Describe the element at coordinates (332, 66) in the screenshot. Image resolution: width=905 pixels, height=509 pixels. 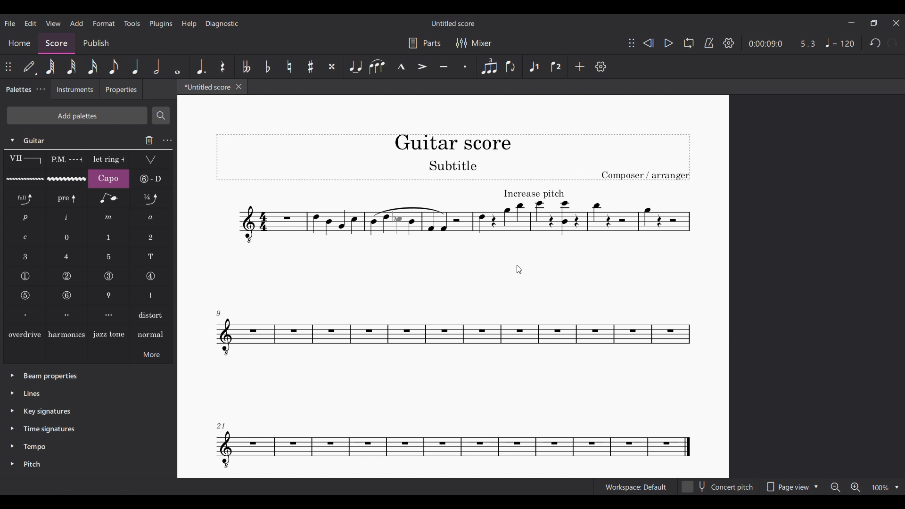
I see `Toggle double sharp` at that location.